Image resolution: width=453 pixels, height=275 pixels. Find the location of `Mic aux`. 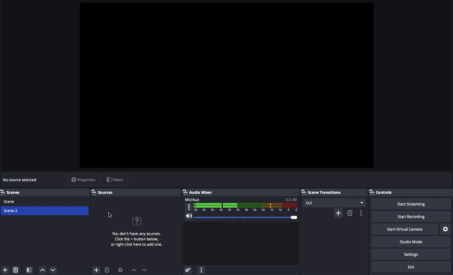

Mic aux is located at coordinates (241, 204).